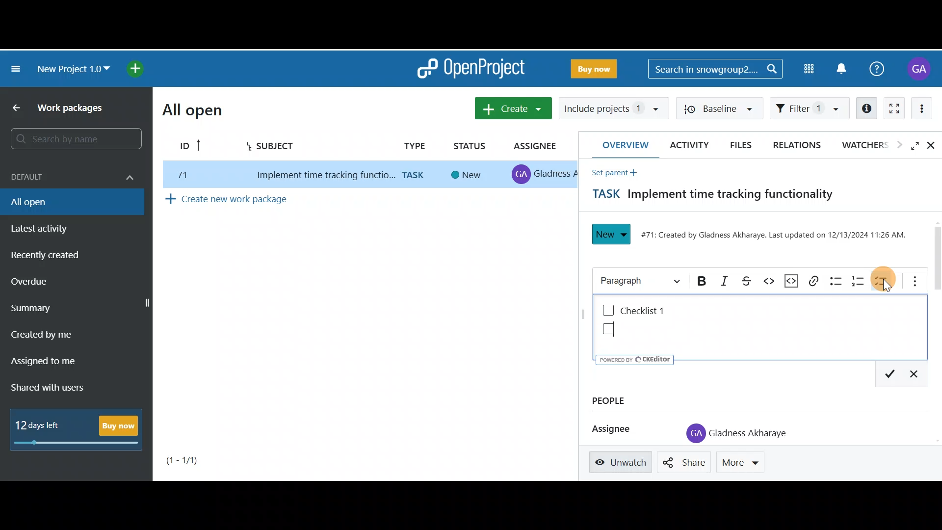  I want to click on Help, so click(879, 72).